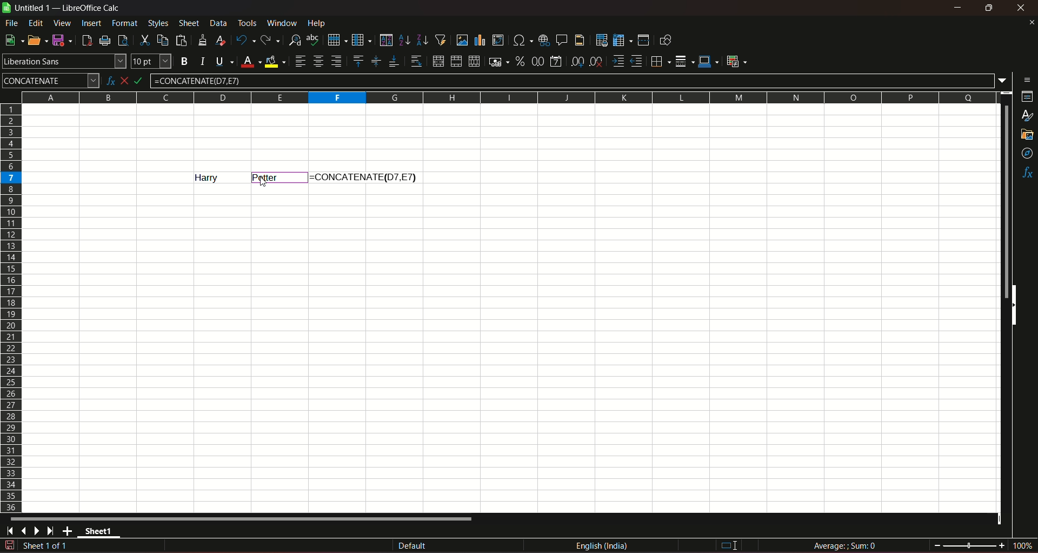  Describe the element at coordinates (335, 39) in the screenshot. I see `row` at that location.